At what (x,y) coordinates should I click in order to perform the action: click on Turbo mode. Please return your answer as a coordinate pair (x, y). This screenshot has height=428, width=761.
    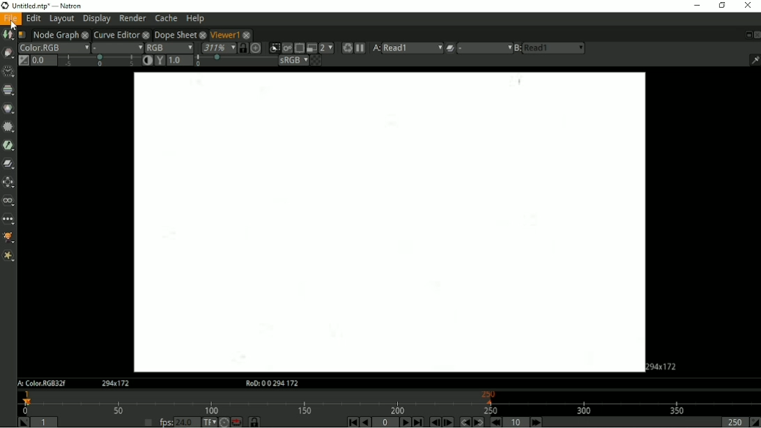
    Looking at the image, I should click on (224, 422).